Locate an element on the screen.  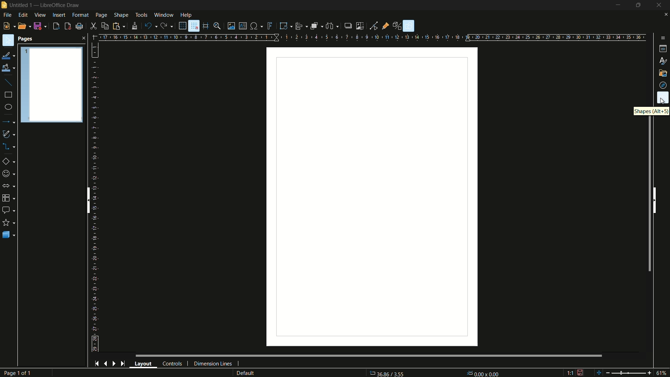
redo is located at coordinates (167, 25).